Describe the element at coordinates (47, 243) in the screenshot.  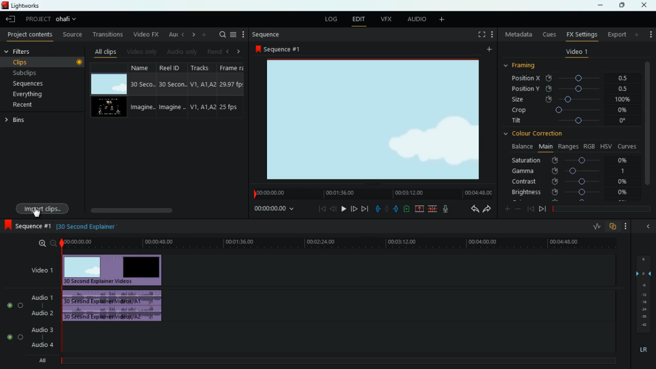
I see `zoom` at that location.